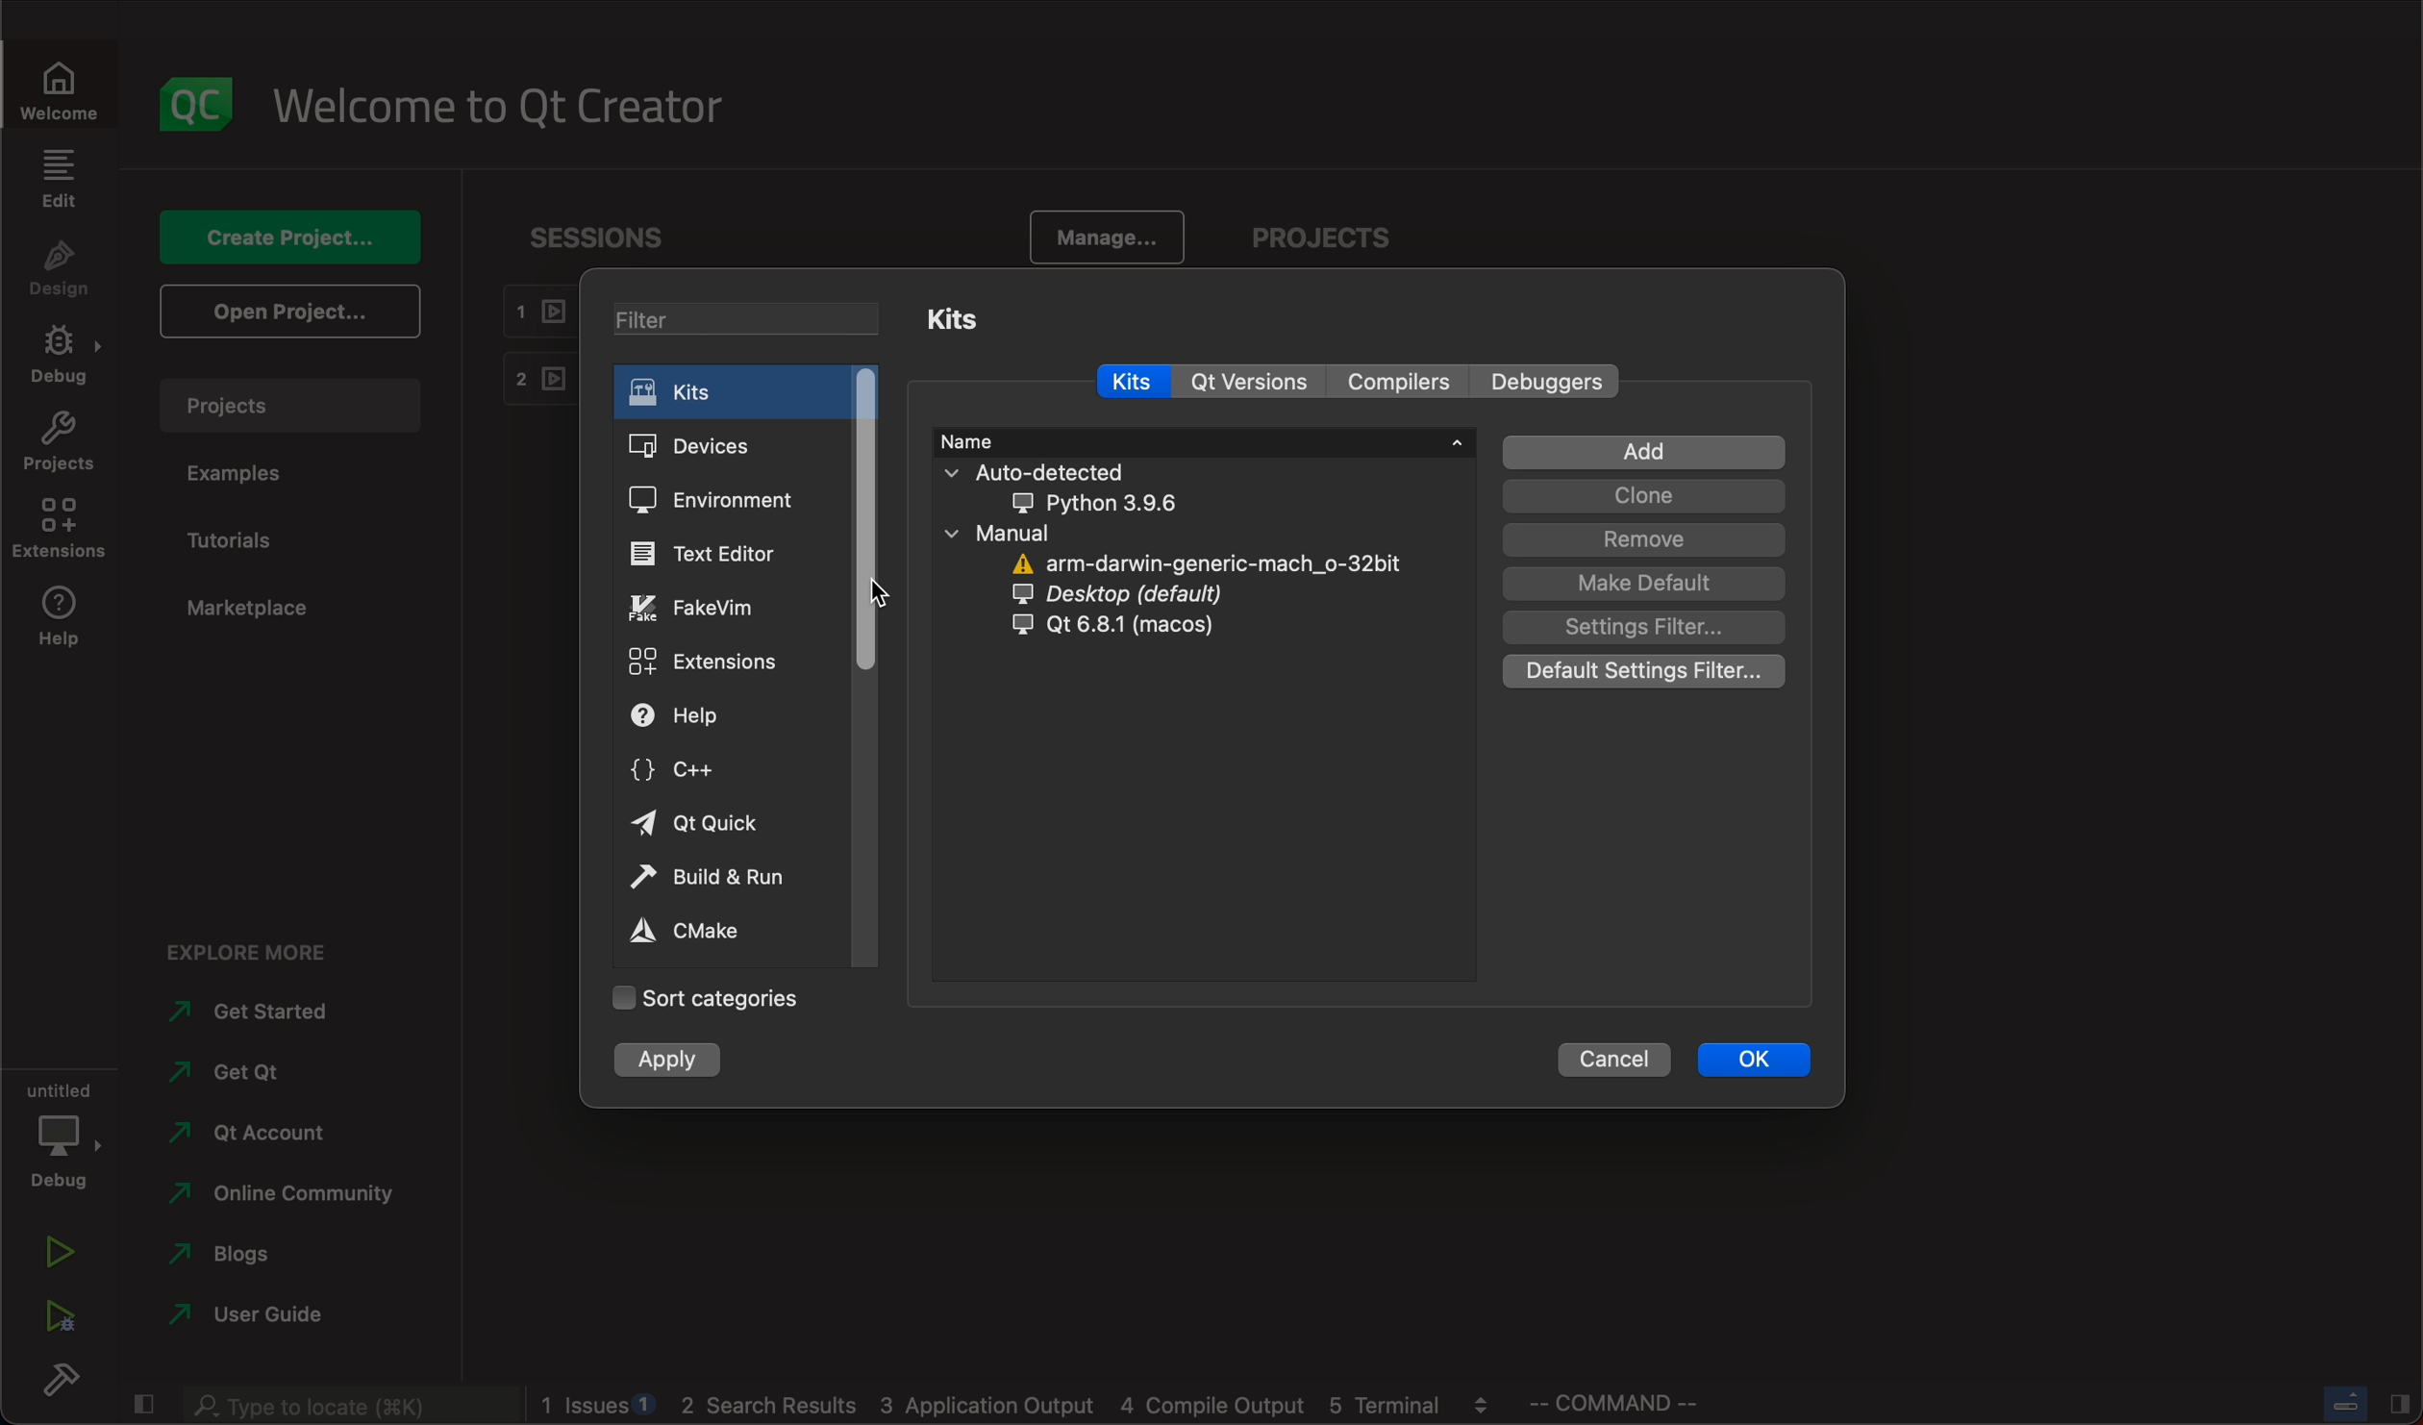 Image resolution: width=2423 pixels, height=1425 pixels. Describe the element at coordinates (723, 659) in the screenshot. I see `extensions` at that location.